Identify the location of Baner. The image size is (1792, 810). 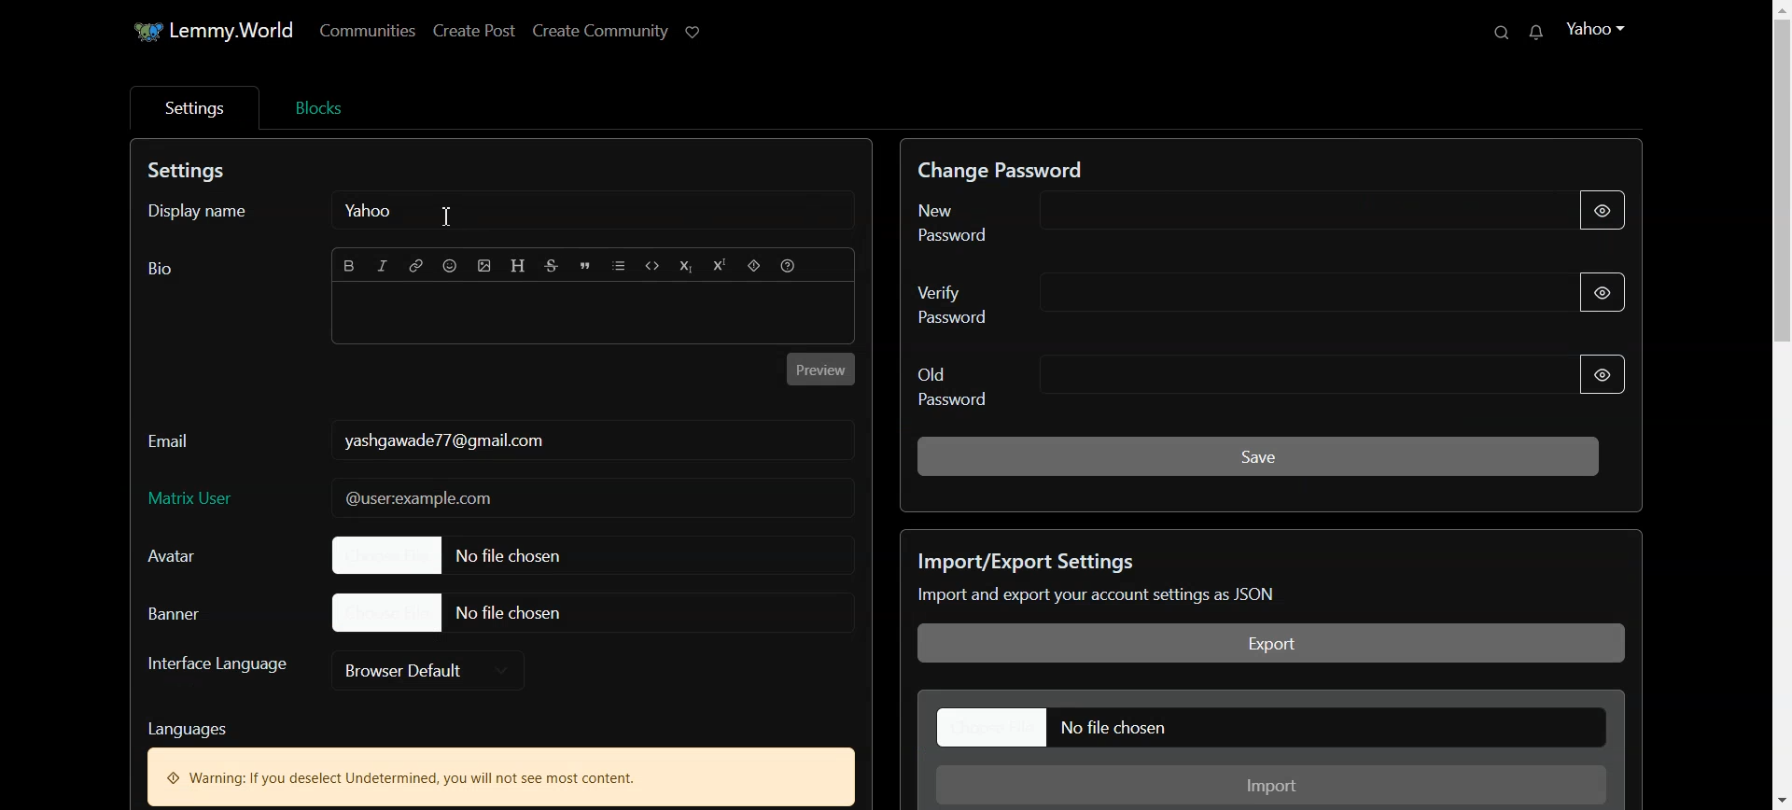
(196, 612).